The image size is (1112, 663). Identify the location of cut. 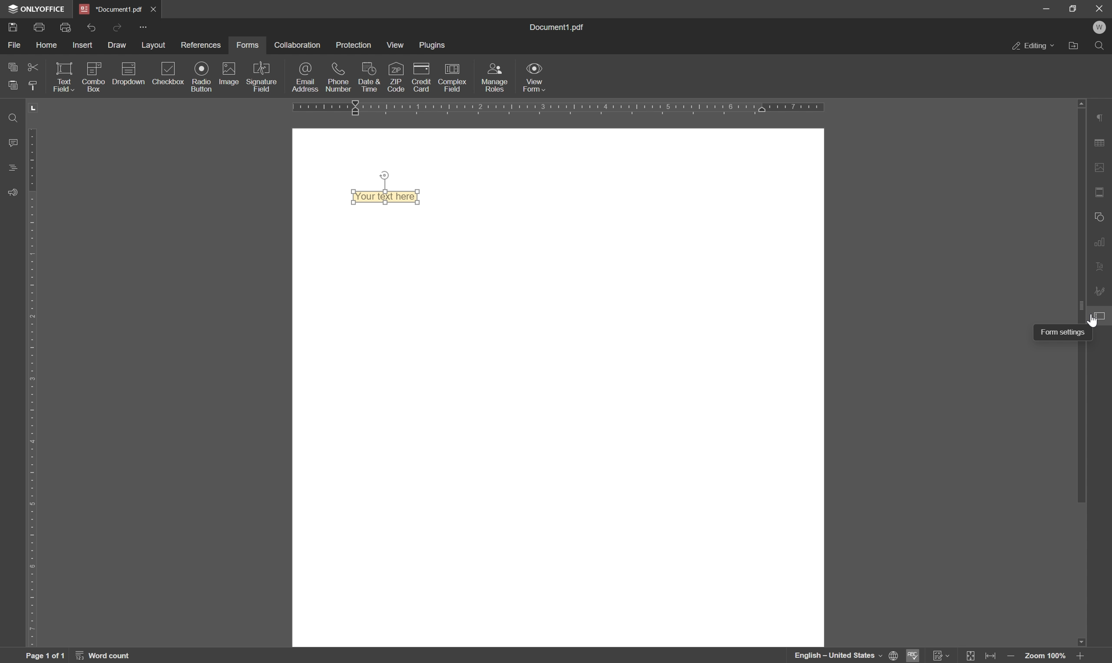
(33, 66).